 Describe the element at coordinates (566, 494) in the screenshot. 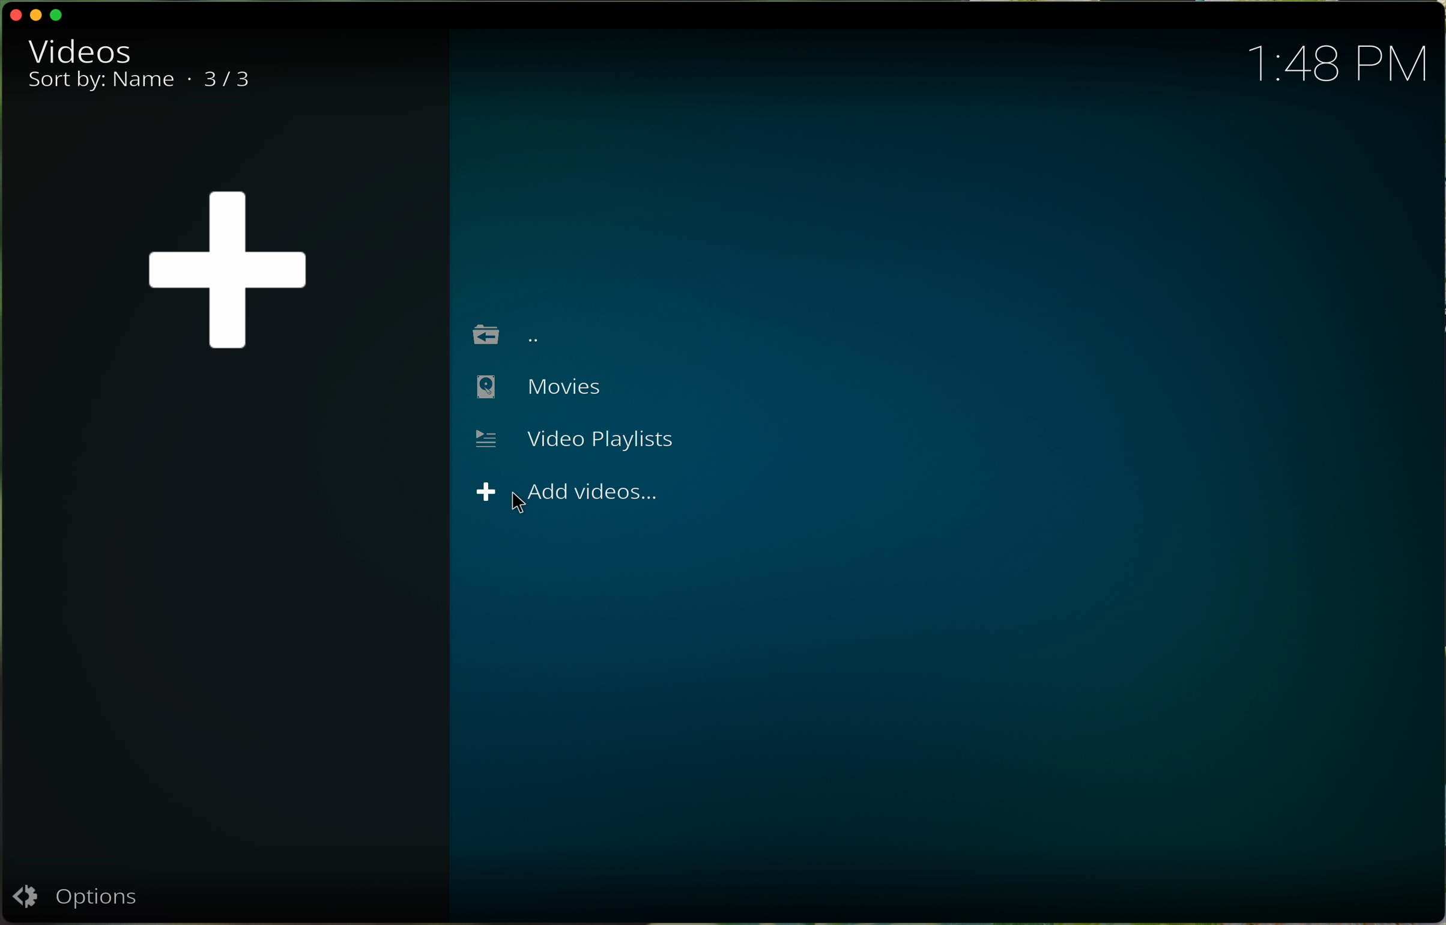

I see `cursor above add videos option` at that location.